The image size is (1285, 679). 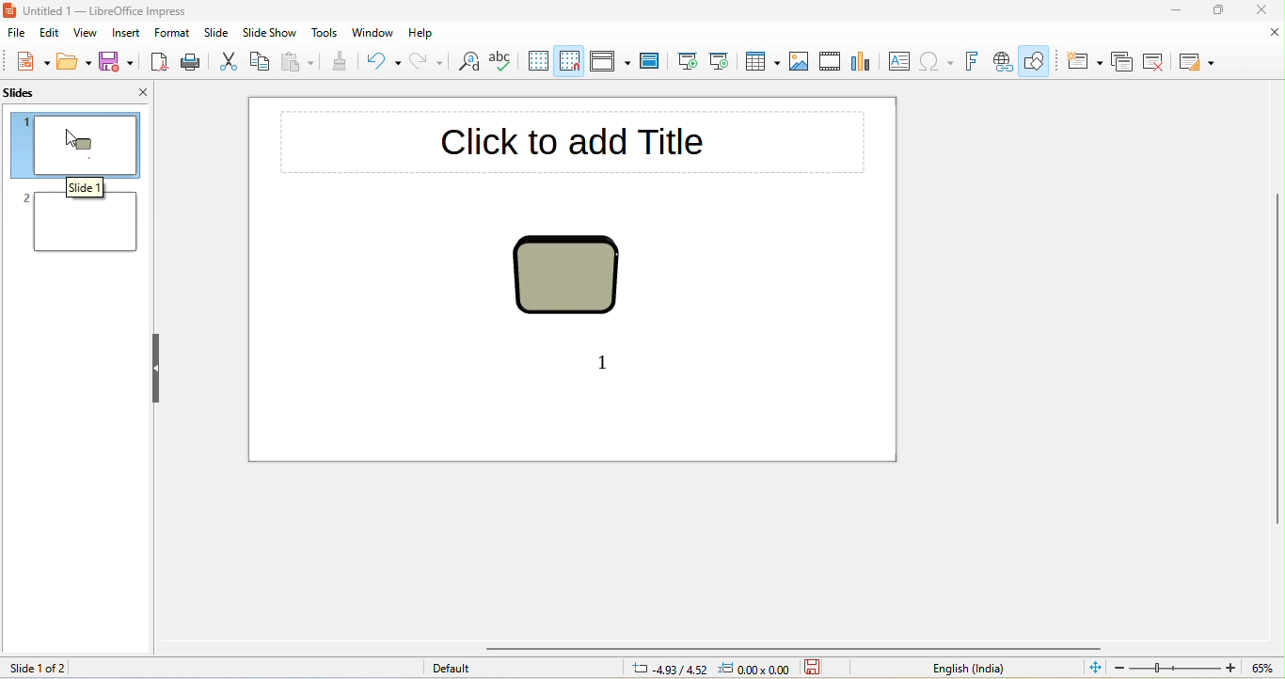 I want to click on slide layout, so click(x=1198, y=61).